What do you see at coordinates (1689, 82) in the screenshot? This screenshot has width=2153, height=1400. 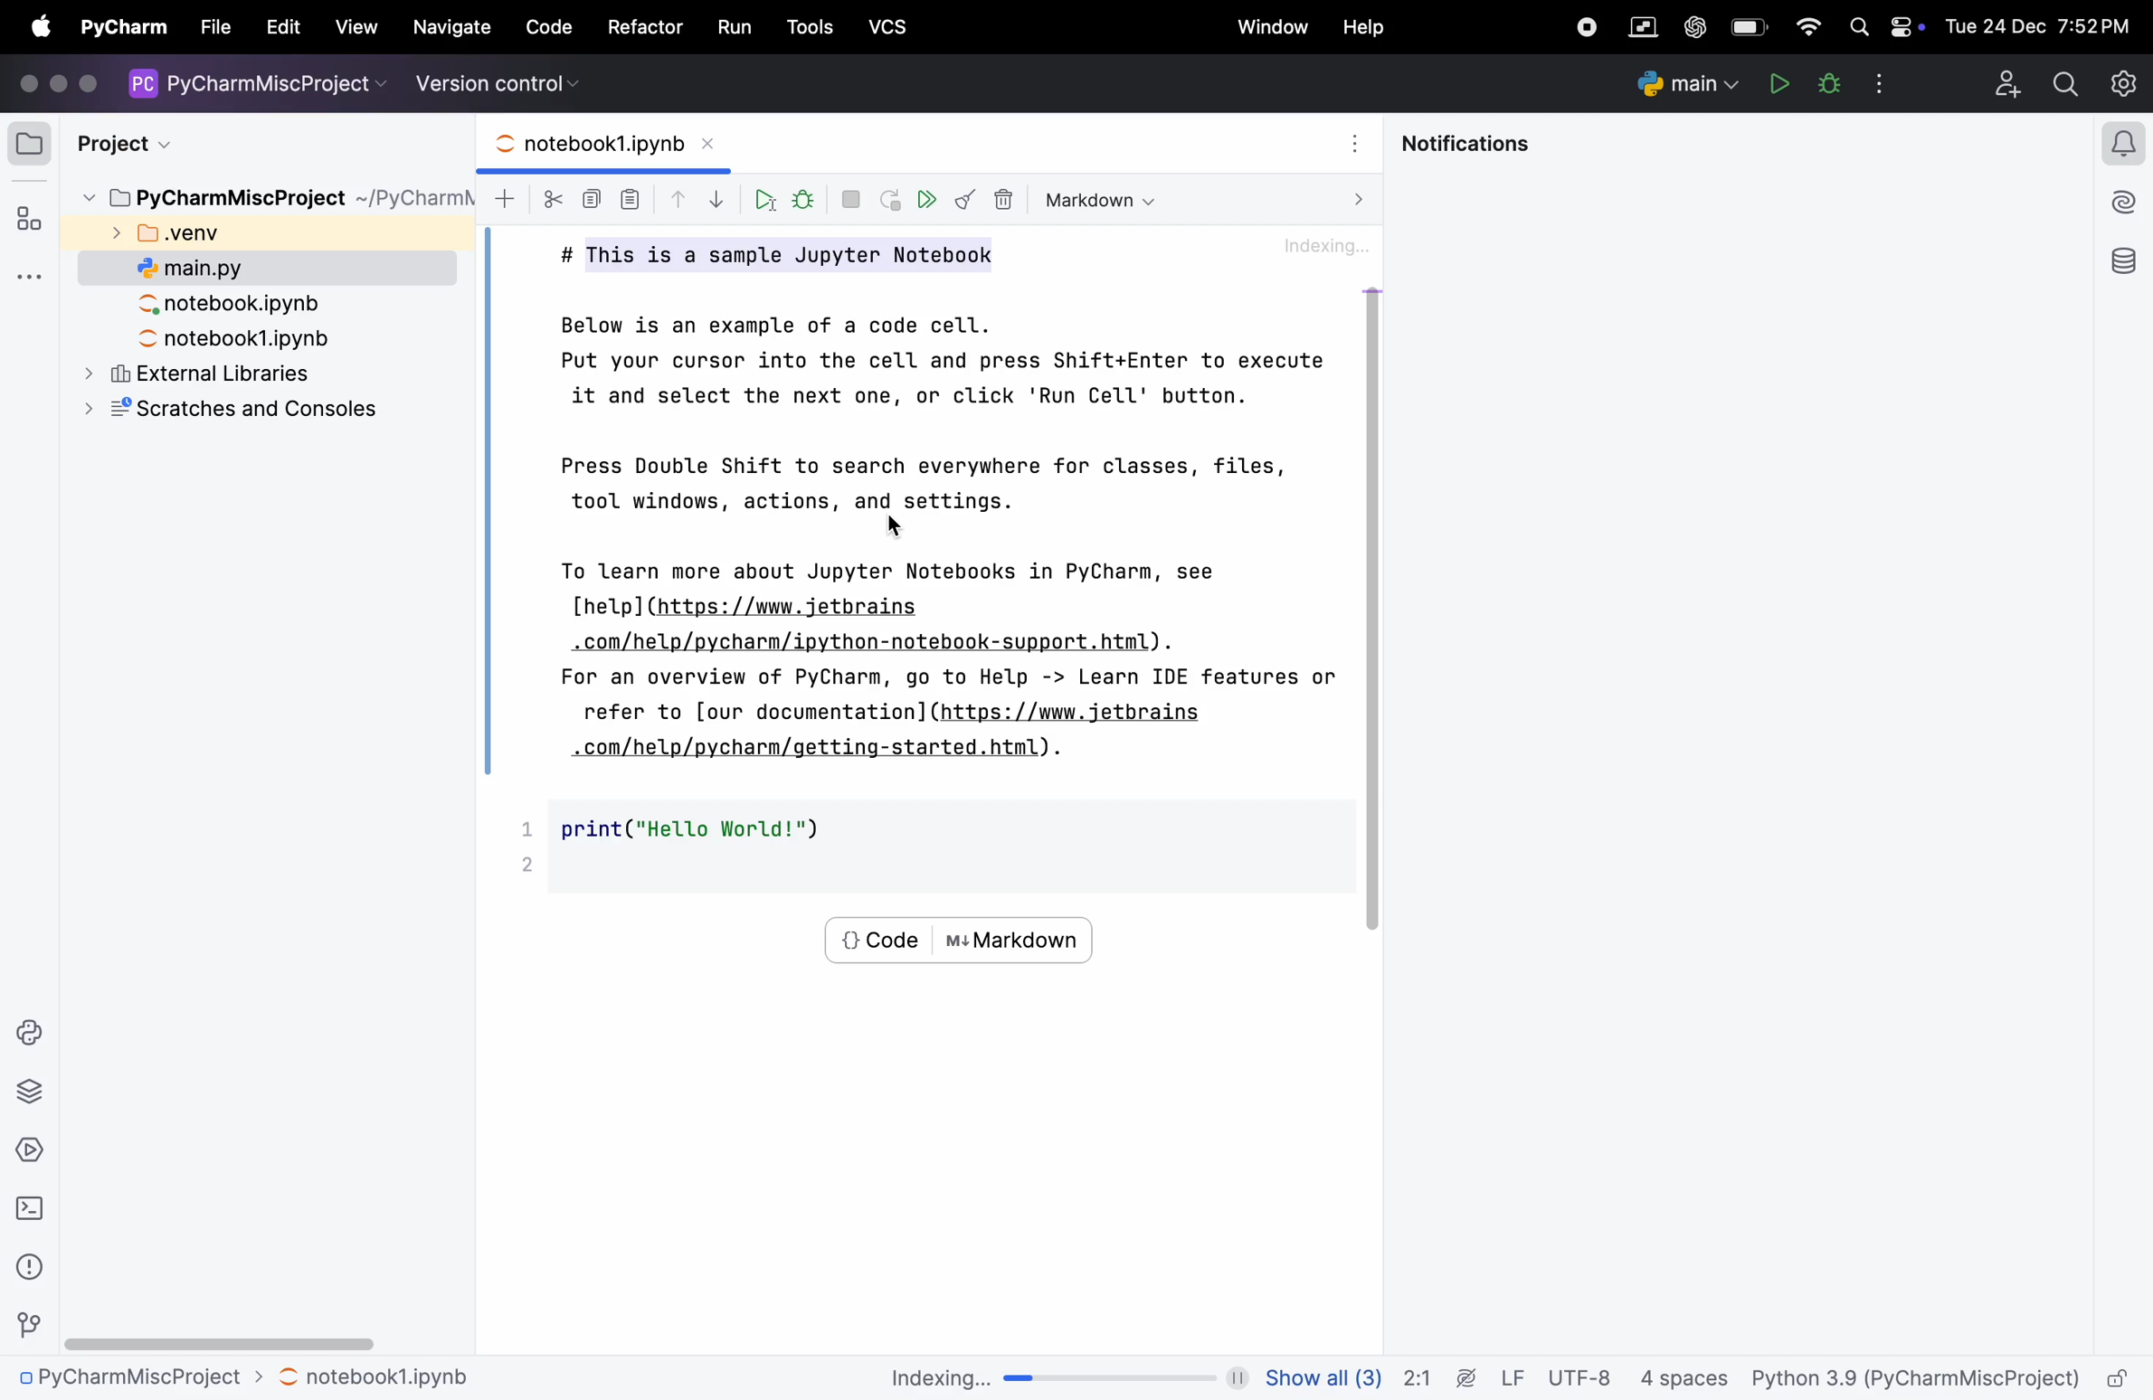 I see `run and debug configurations` at bounding box center [1689, 82].